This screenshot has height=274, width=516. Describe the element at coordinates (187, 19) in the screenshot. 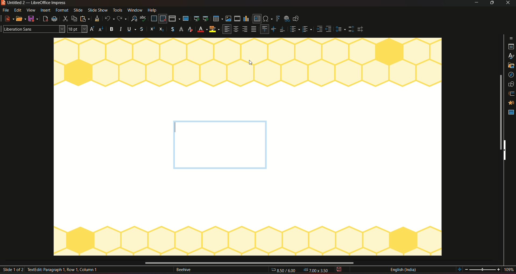

I see `master slide` at that location.